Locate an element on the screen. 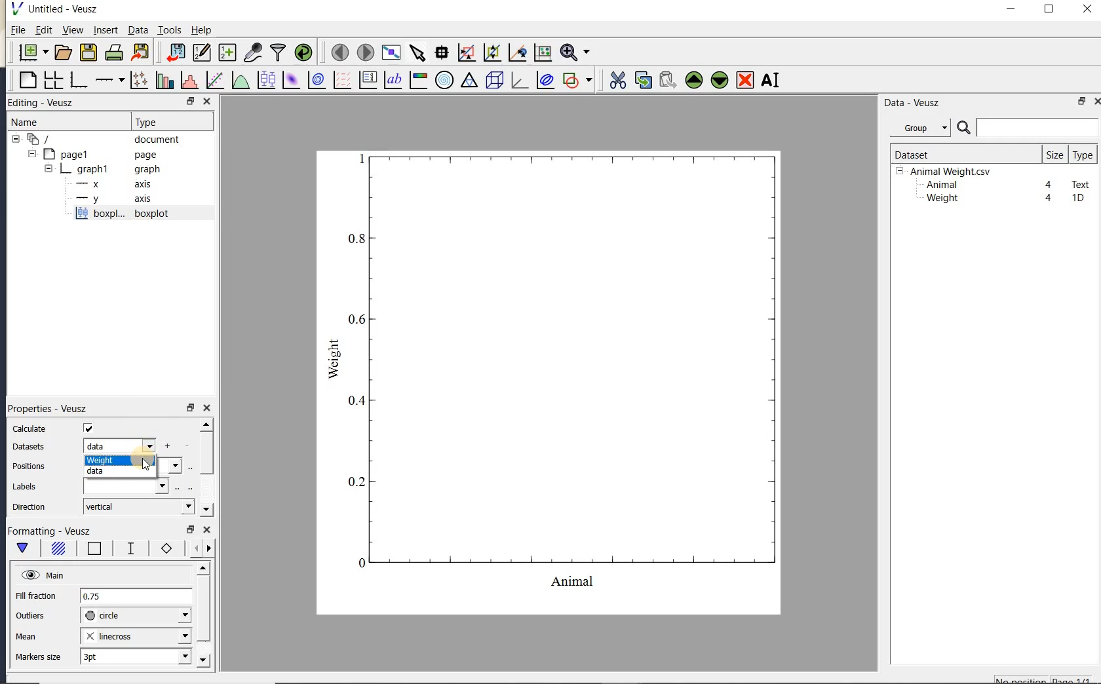  select items from the graph or scroll is located at coordinates (418, 53).